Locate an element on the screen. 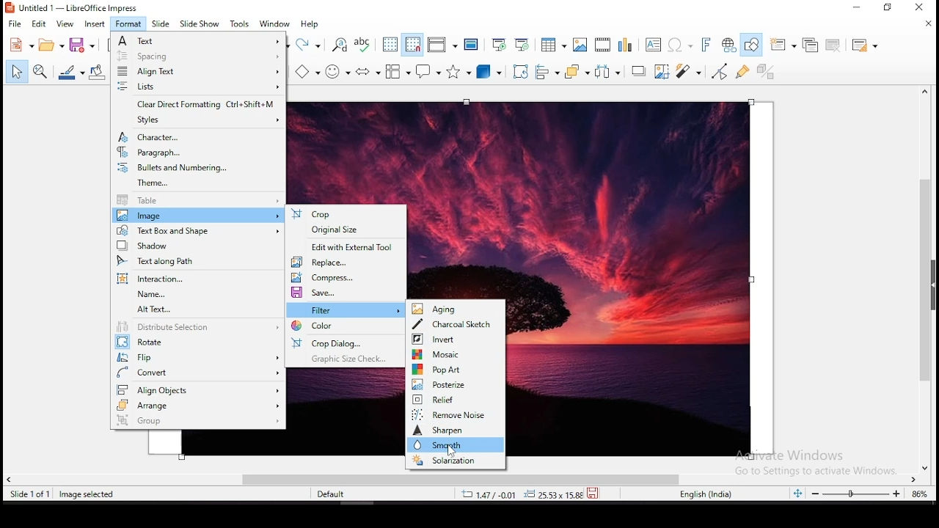 This screenshot has width=939, height=528. block arrows is located at coordinates (368, 71).